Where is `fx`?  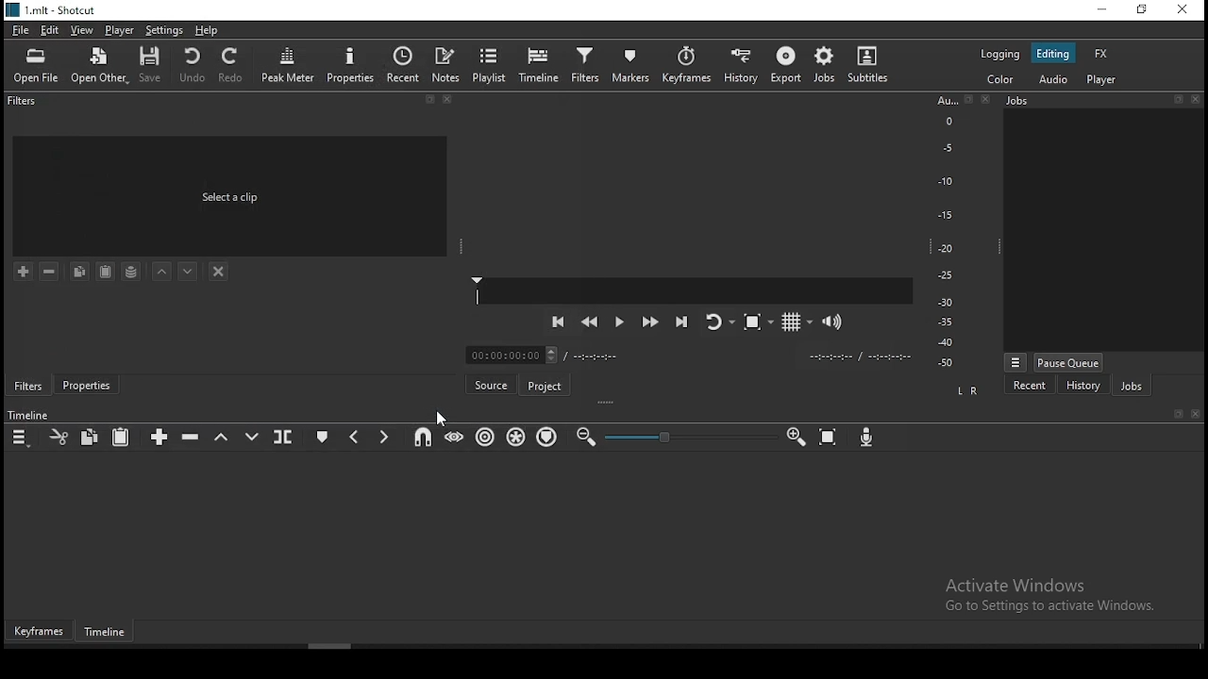 fx is located at coordinates (1101, 53).